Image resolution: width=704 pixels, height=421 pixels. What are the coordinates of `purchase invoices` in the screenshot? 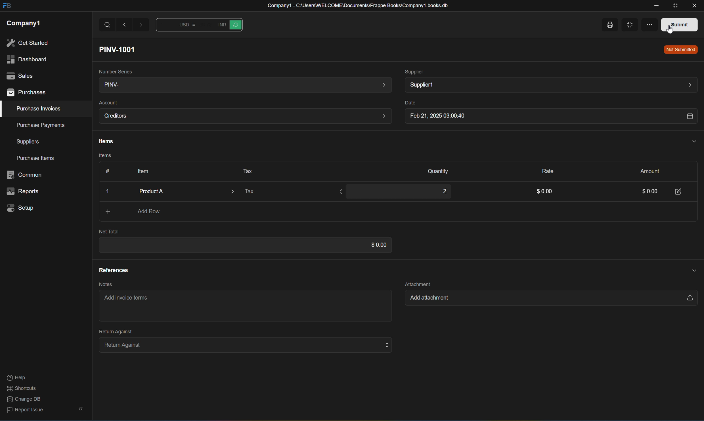 It's located at (39, 109).